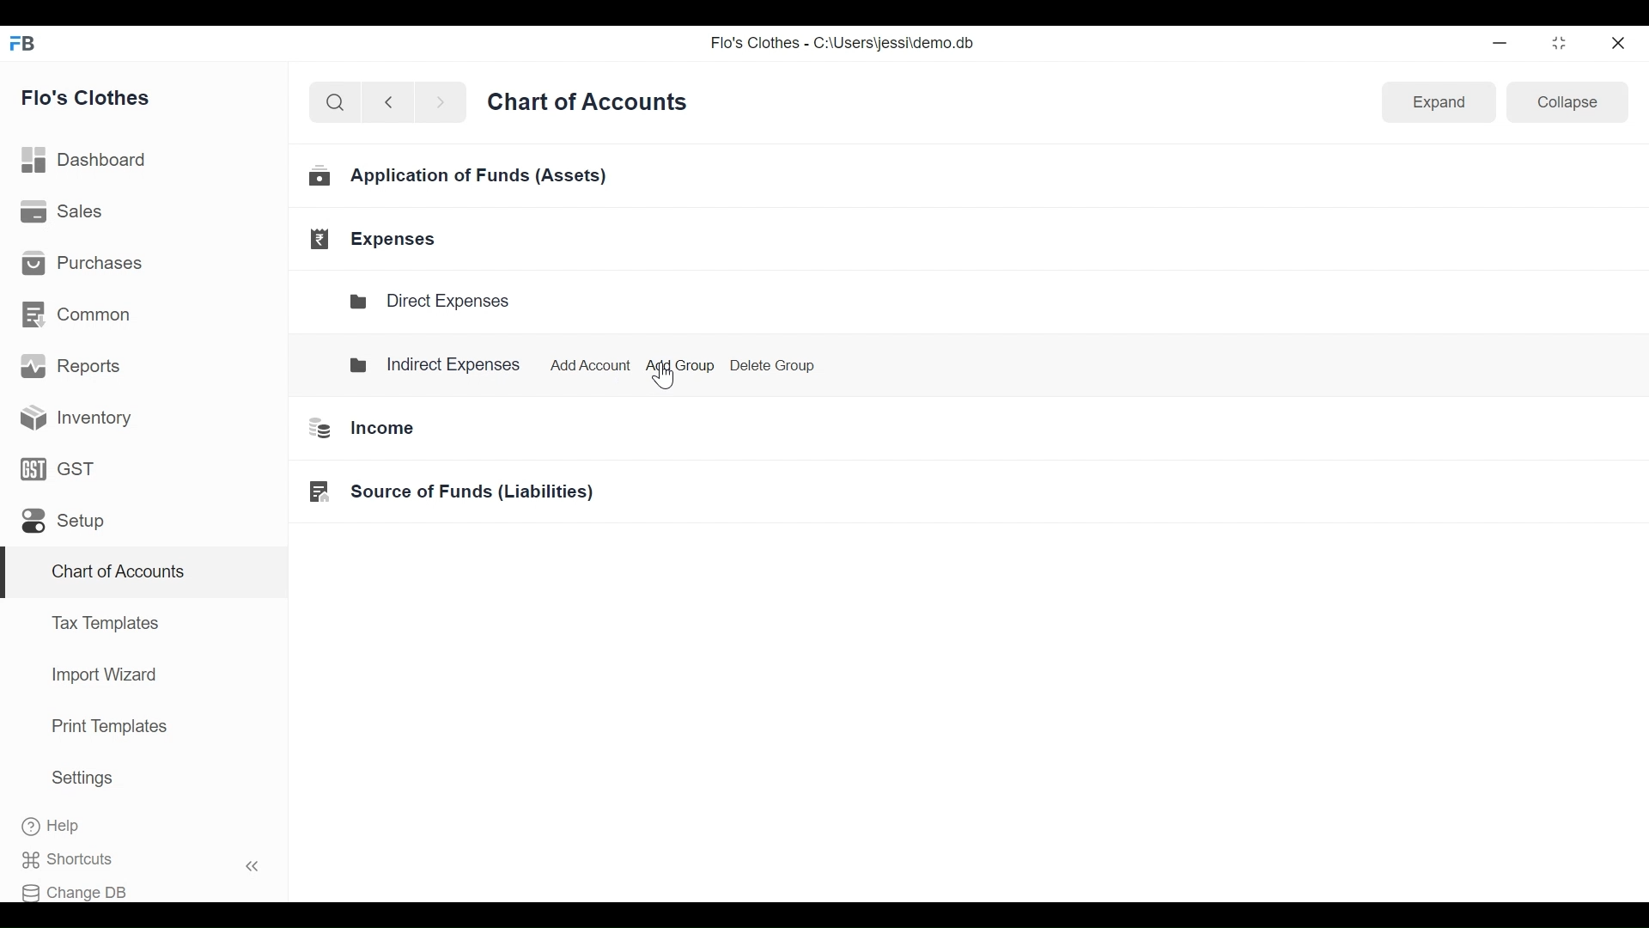 The width and height of the screenshot is (1649, 928). Describe the element at coordinates (1570, 106) in the screenshot. I see `Collapse` at that location.